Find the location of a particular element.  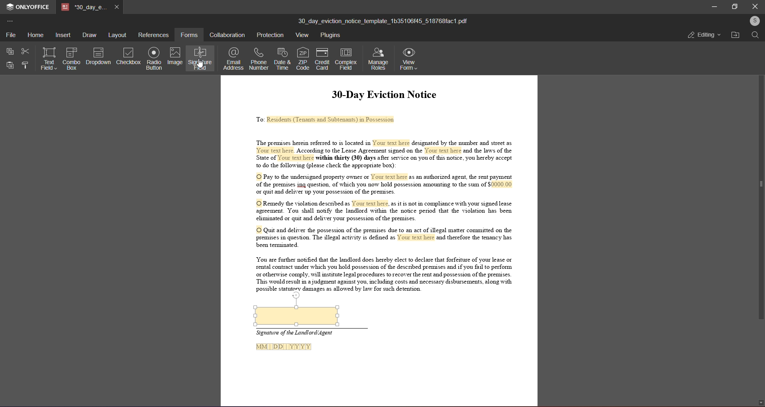

phone is located at coordinates (258, 58).